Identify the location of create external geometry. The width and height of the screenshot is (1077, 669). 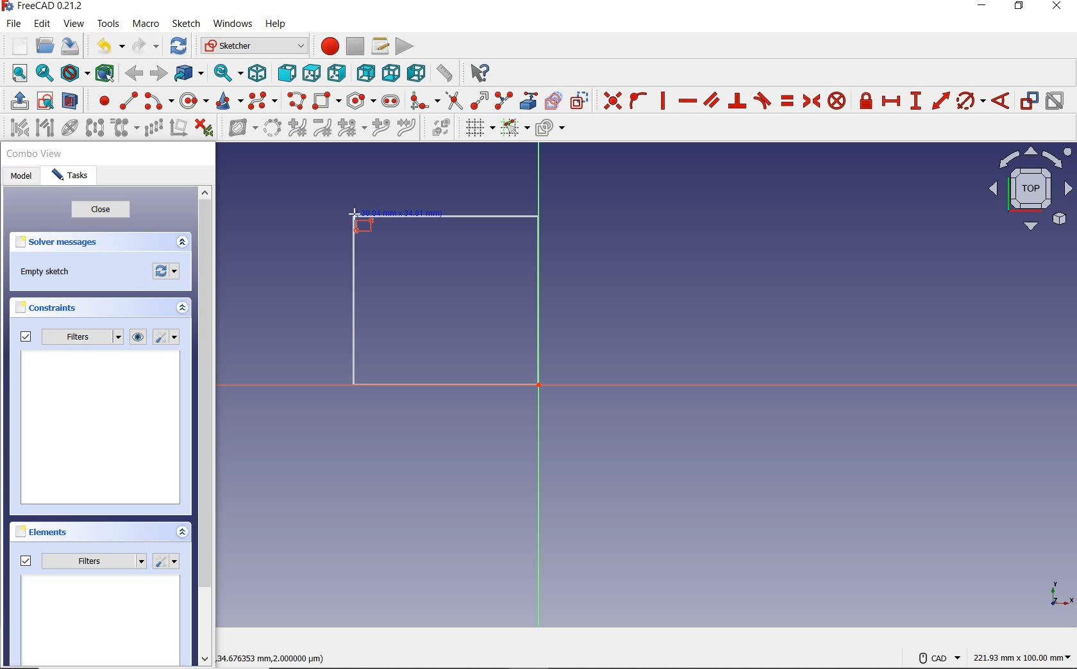
(530, 101).